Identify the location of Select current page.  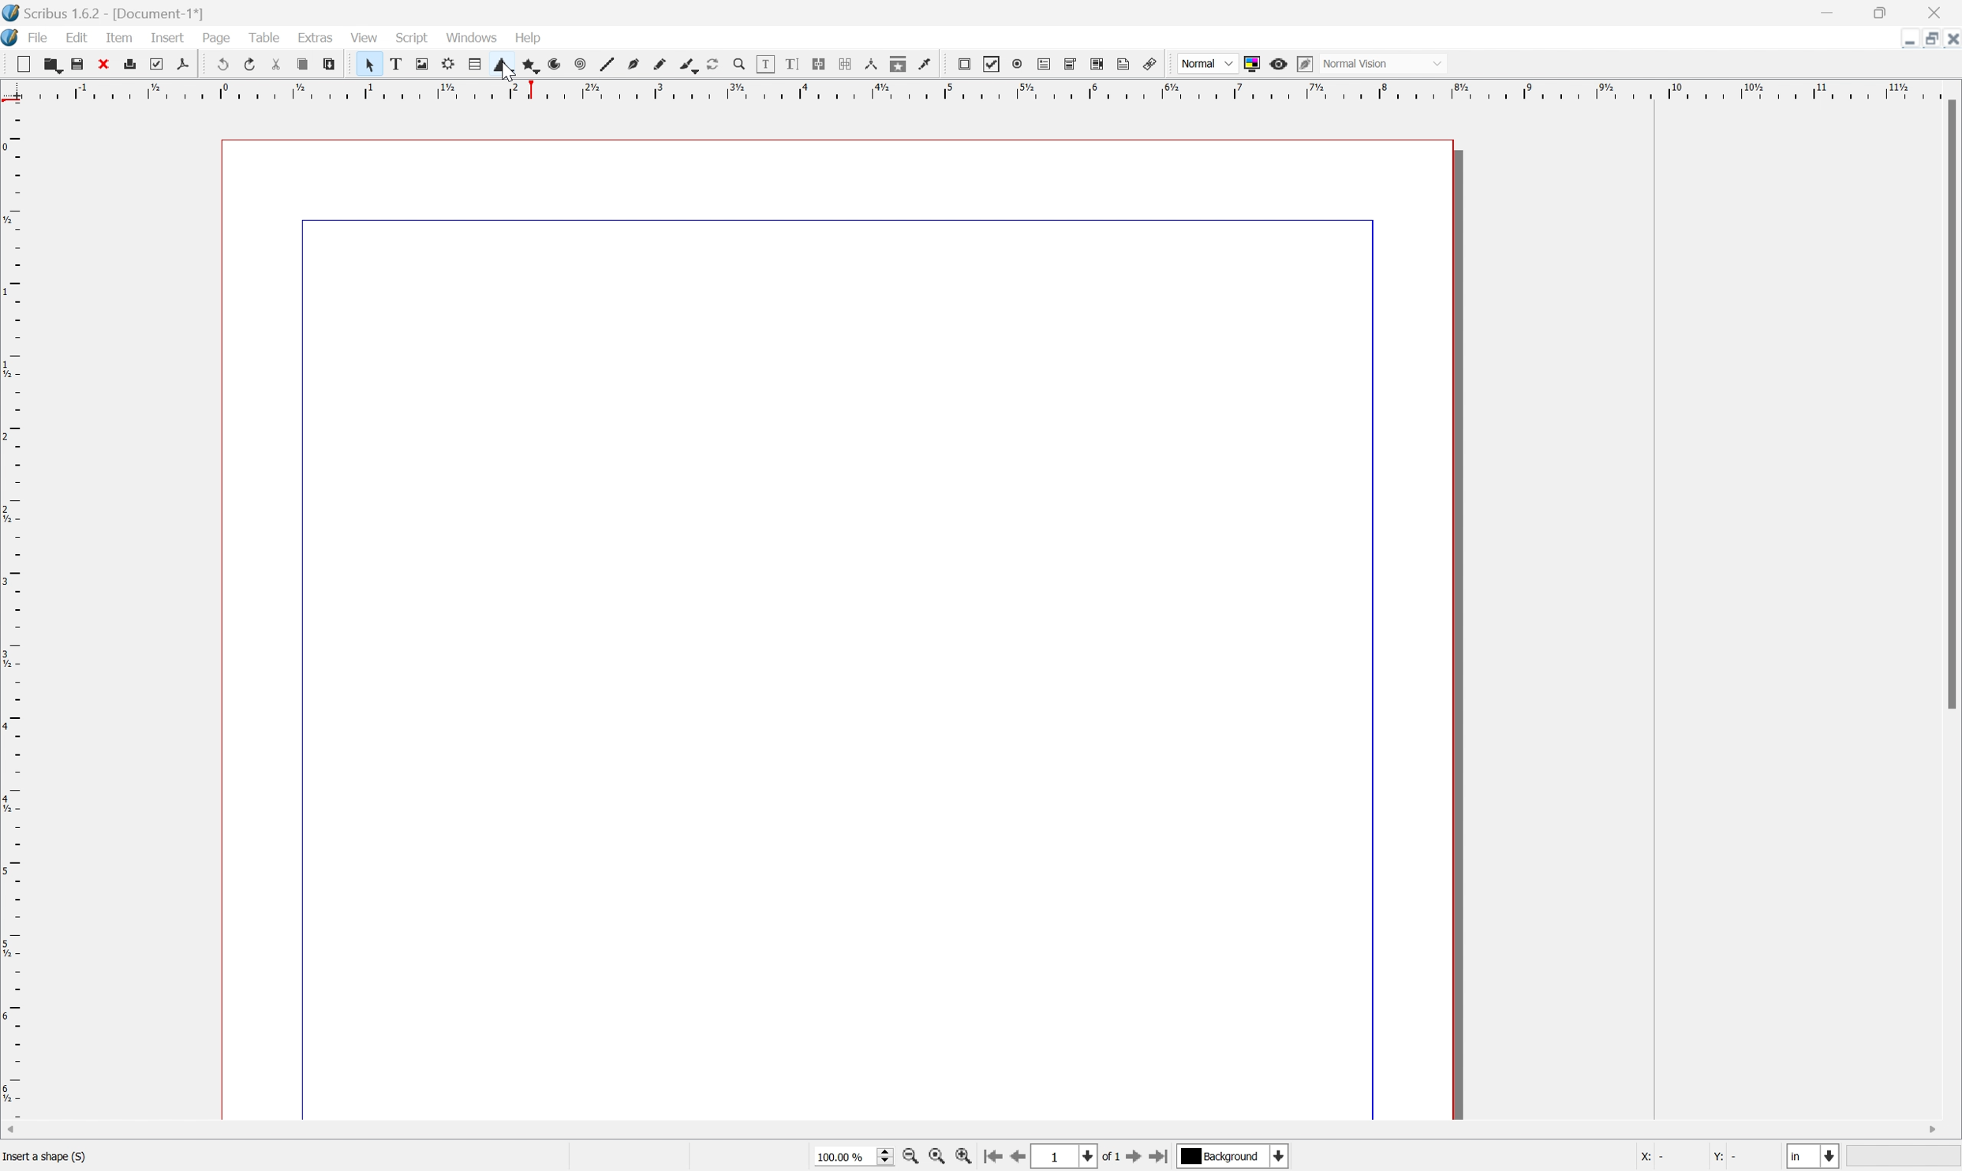
(1083, 1156).